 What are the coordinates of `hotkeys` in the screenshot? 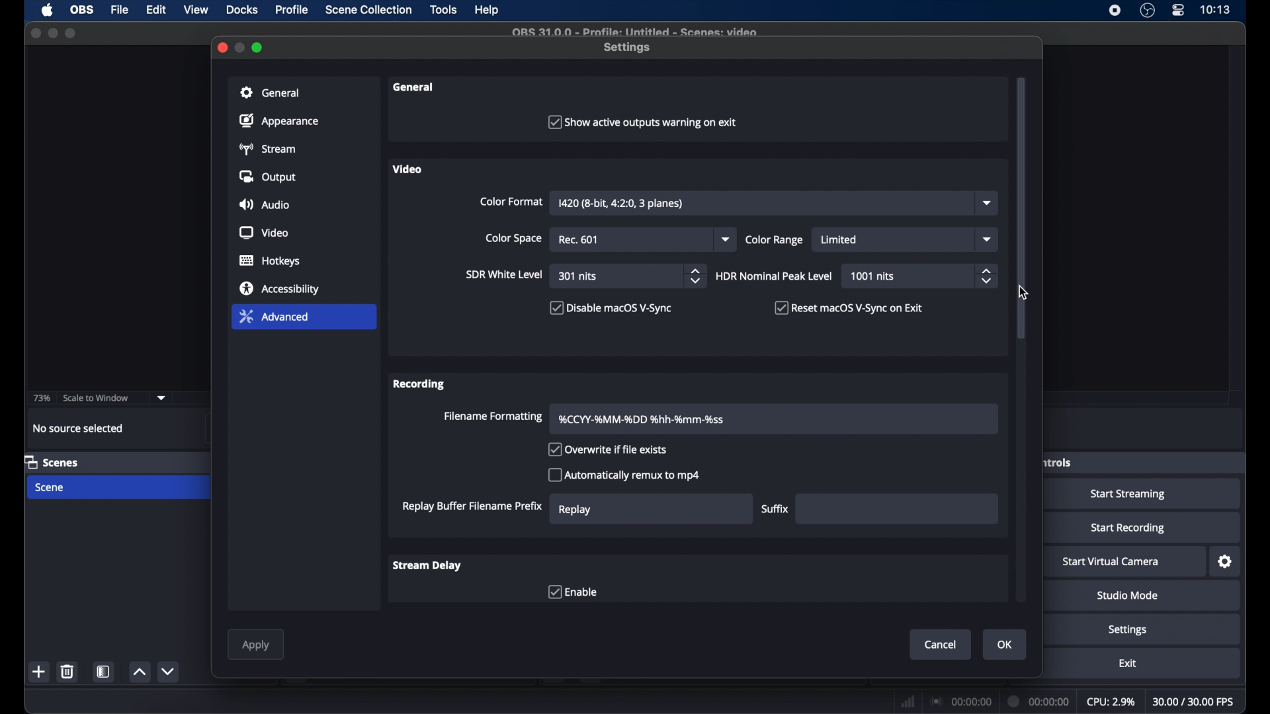 It's located at (271, 261).